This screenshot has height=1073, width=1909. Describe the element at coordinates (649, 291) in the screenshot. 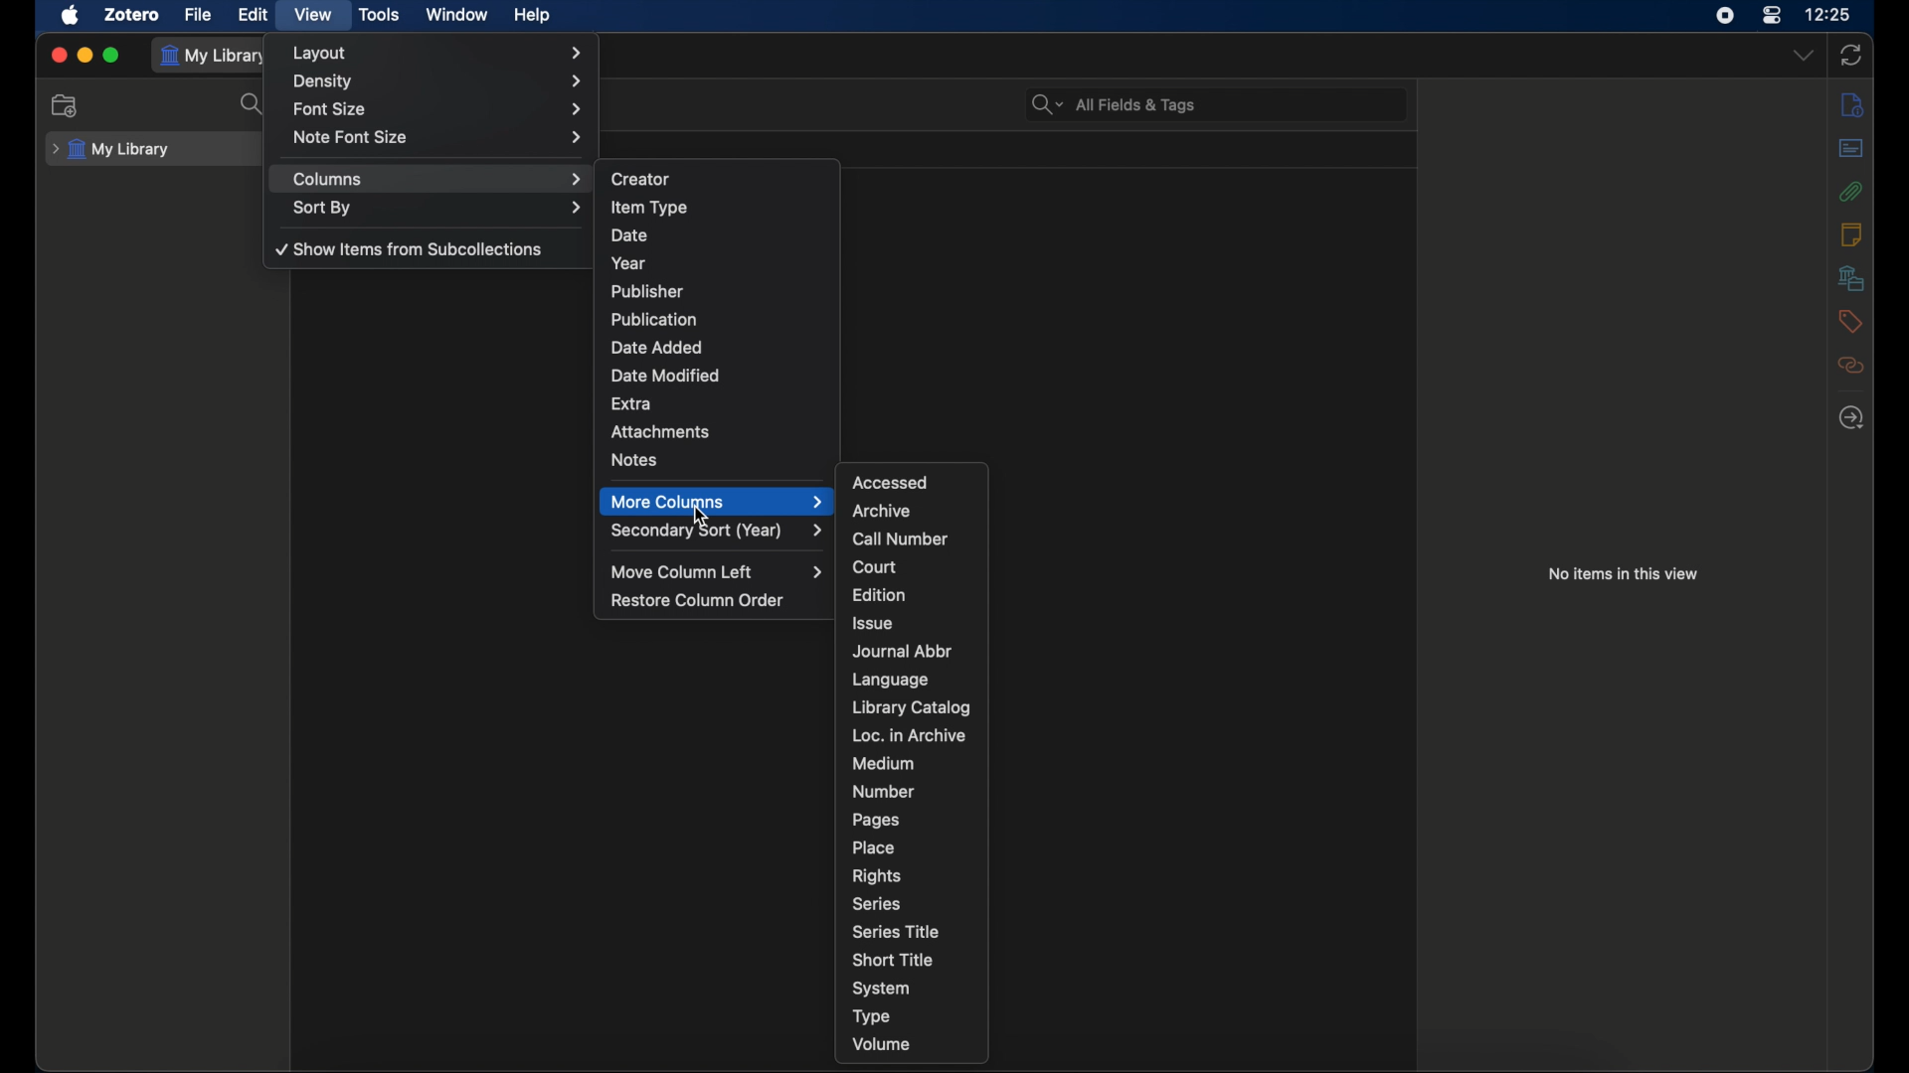

I see `publisher` at that location.